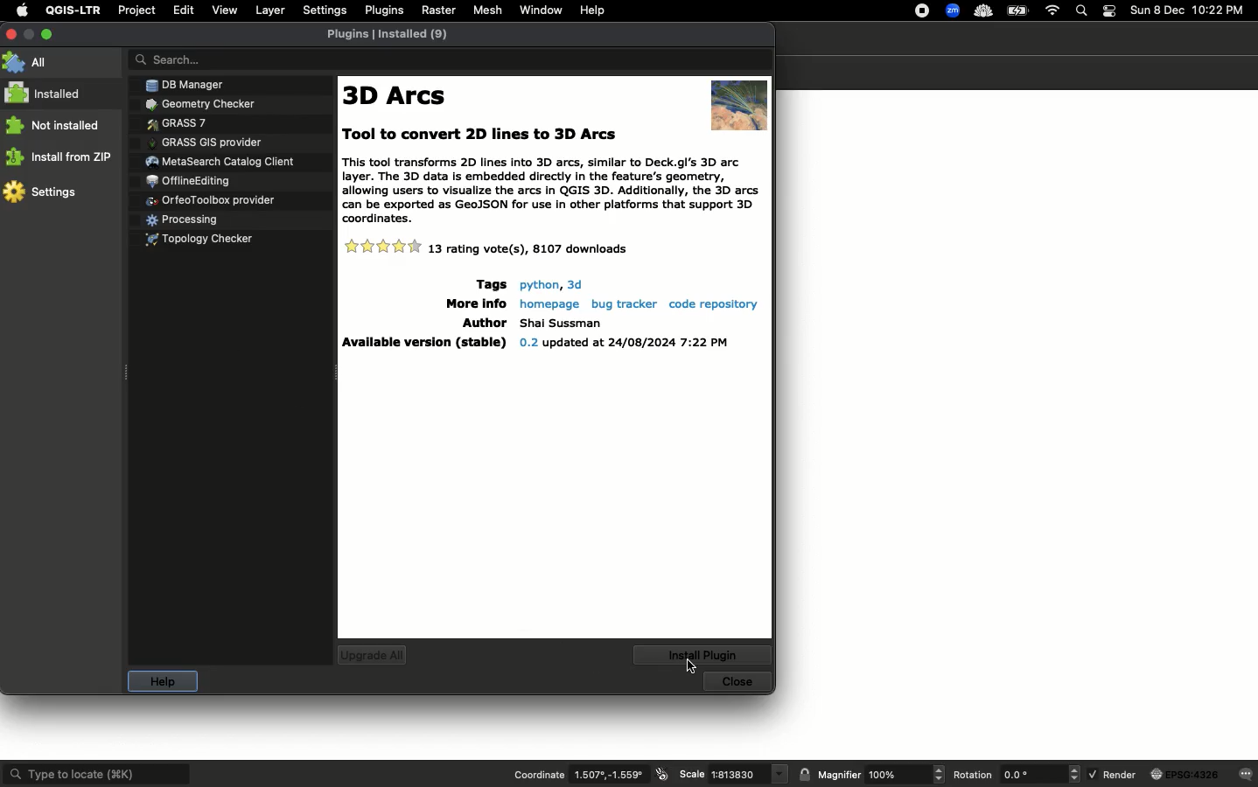  I want to click on recording, so click(918, 10).